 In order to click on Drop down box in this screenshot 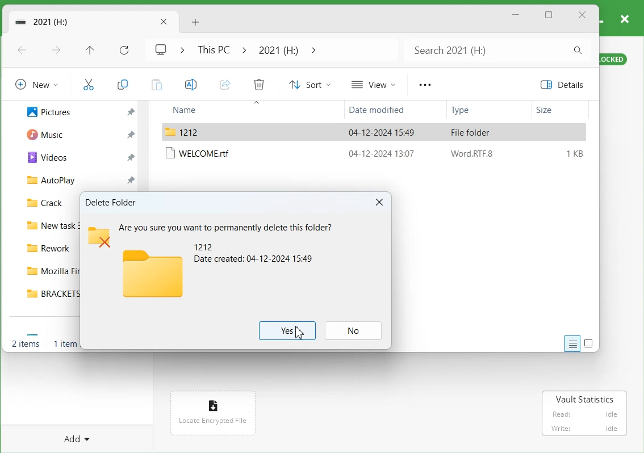, I will do `click(179, 49)`.